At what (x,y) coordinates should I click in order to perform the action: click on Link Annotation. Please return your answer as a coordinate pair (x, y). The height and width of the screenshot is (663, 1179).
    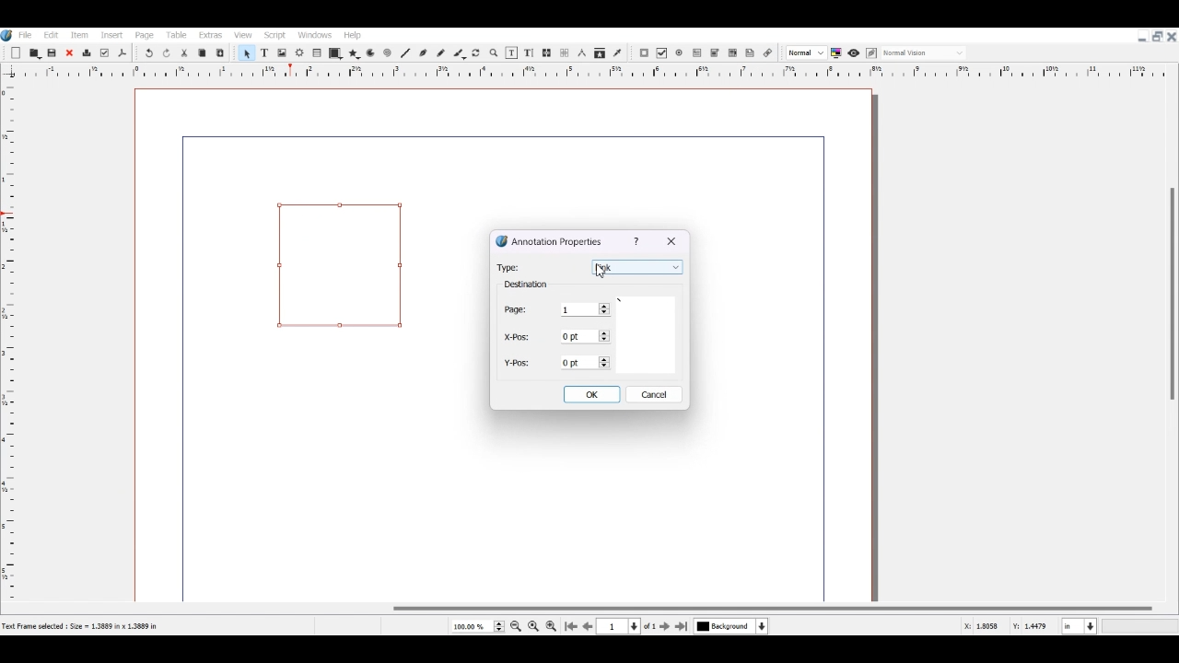
    Looking at the image, I should click on (767, 52).